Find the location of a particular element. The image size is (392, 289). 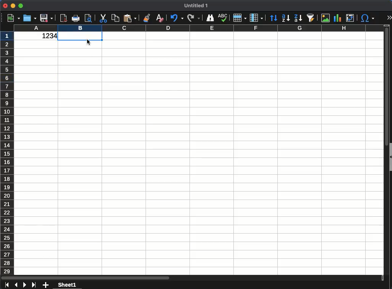

clone formatting is located at coordinates (147, 19).